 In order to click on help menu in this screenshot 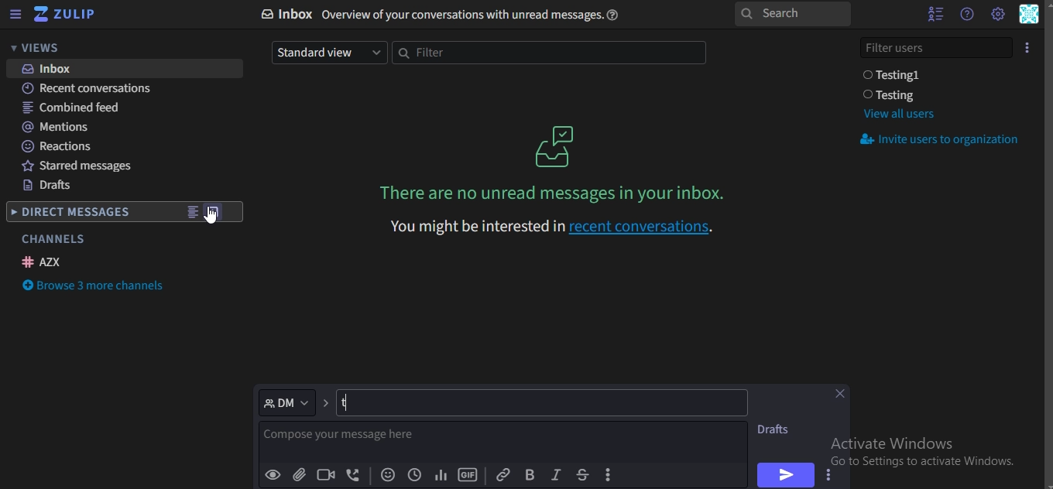, I will do `click(966, 14)`.